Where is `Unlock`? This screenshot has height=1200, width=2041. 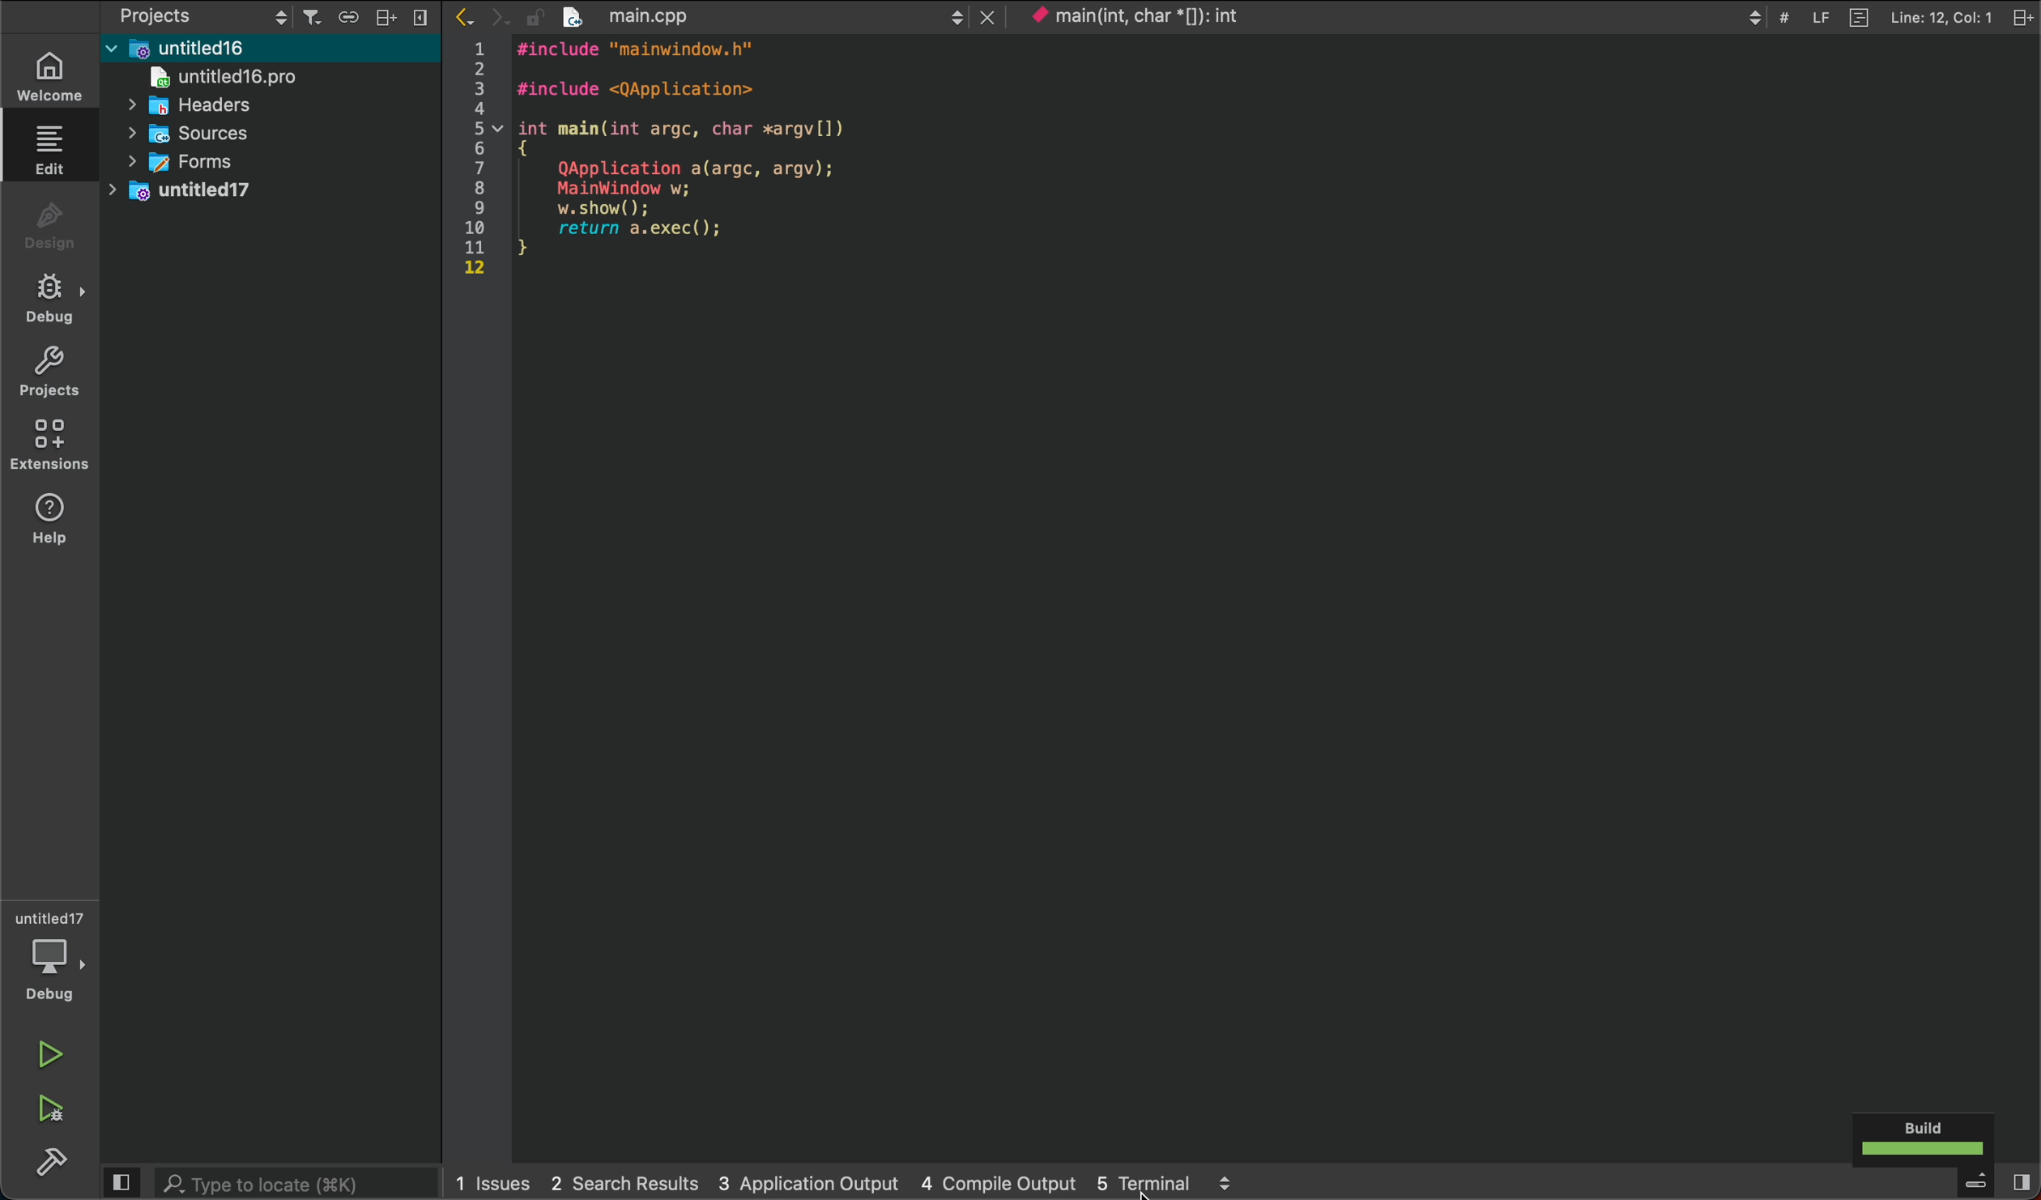 Unlock is located at coordinates (534, 17).